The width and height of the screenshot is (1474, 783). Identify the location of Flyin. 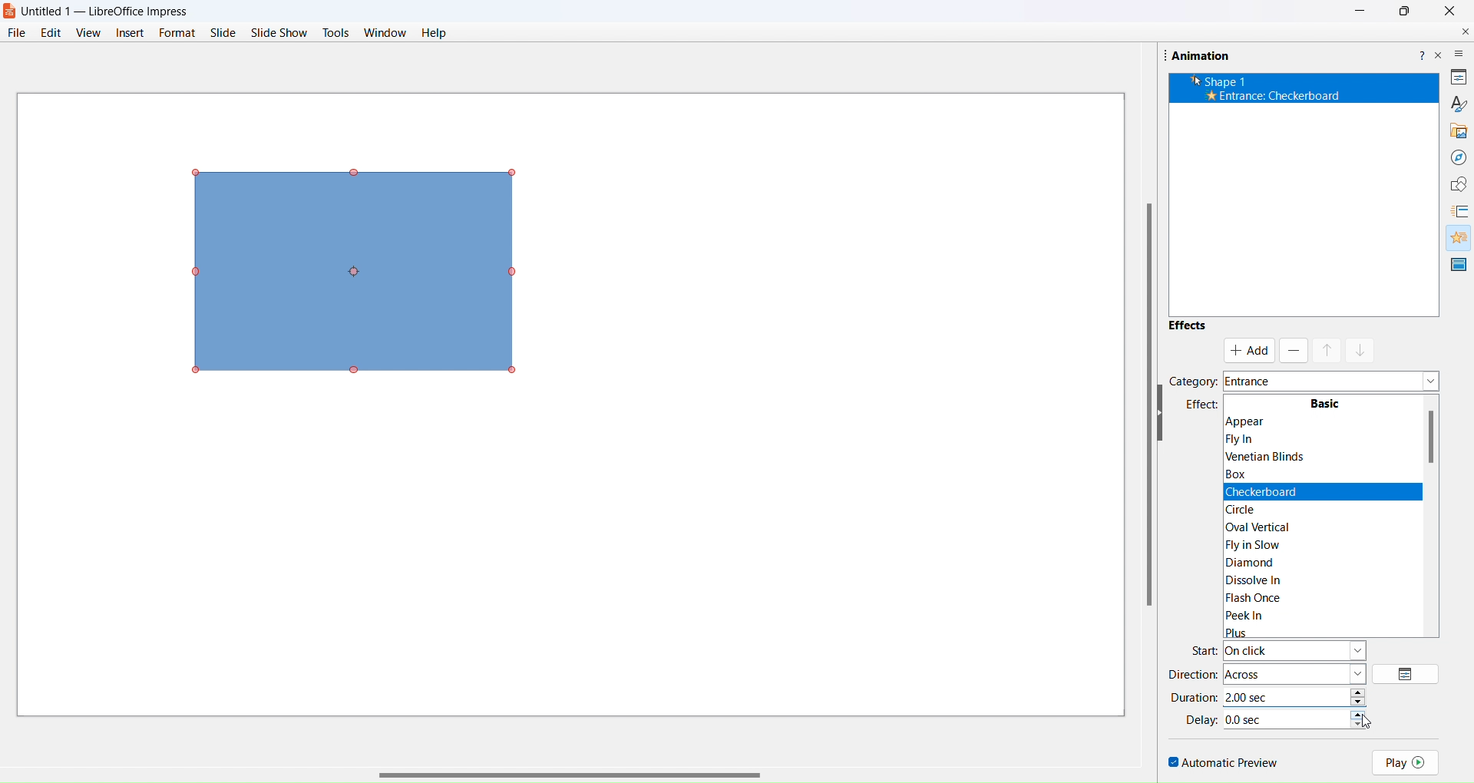
(1255, 440).